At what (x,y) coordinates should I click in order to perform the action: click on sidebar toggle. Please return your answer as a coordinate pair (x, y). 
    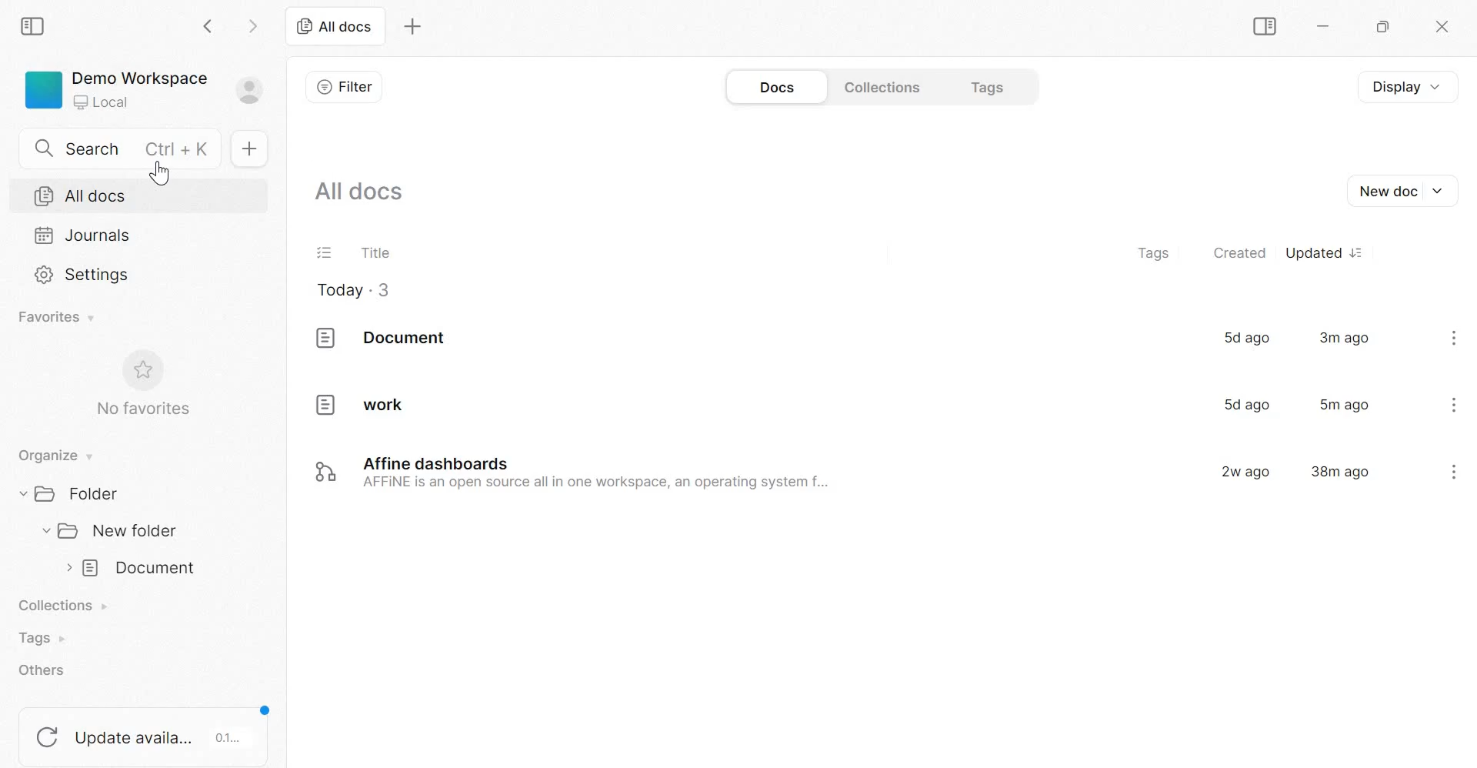
    Looking at the image, I should click on (35, 24).